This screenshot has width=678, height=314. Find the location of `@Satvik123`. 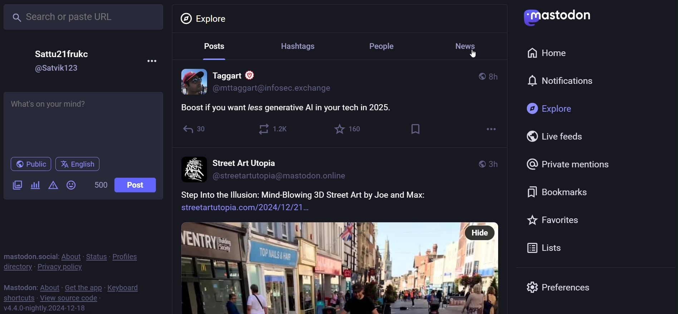

@Satvik123 is located at coordinates (62, 70).